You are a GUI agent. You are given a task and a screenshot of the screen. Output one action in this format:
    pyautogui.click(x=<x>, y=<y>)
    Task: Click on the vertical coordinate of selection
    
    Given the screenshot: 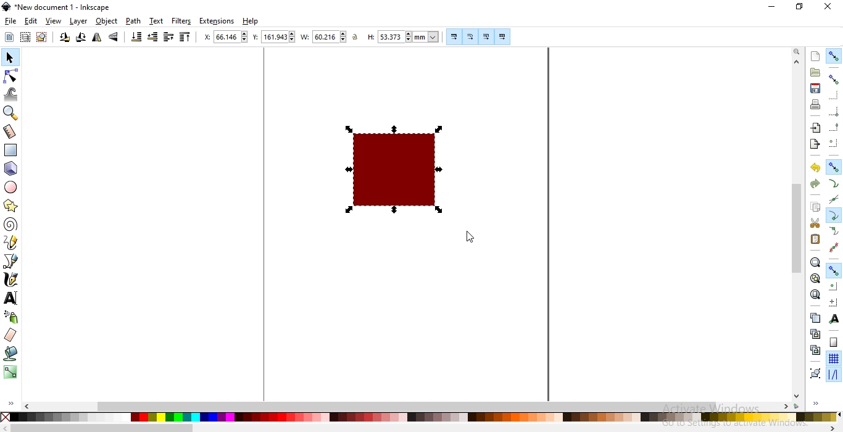 What is the action you would take?
    pyautogui.click(x=255, y=37)
    